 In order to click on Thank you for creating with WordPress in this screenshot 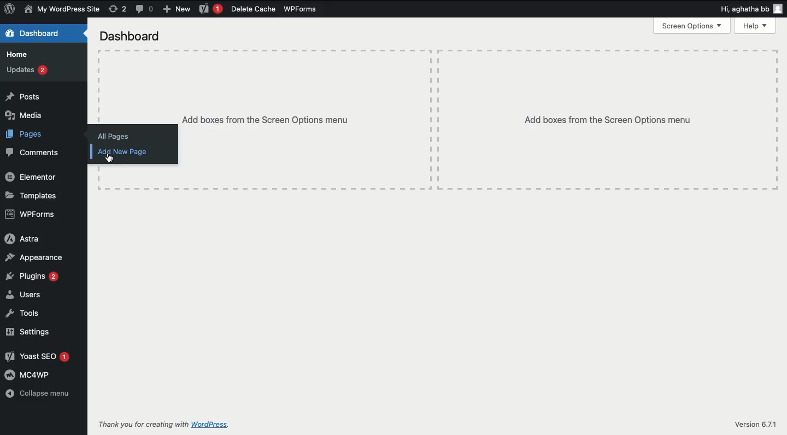, I will do `click(169, 426)`.